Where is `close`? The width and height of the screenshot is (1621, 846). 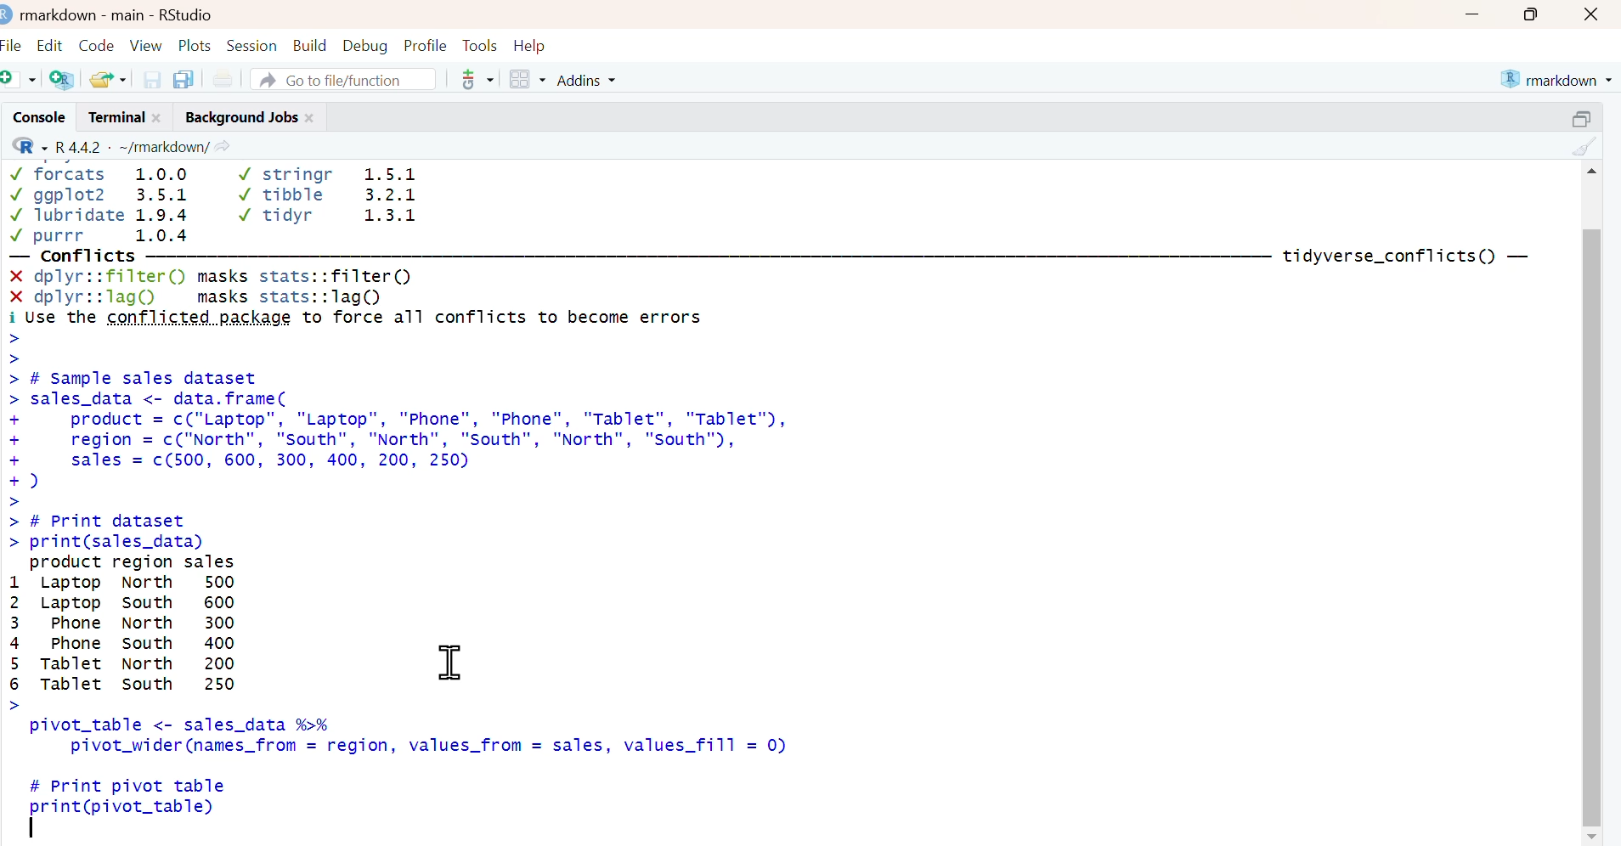 close is located at coordinates (313, 116).